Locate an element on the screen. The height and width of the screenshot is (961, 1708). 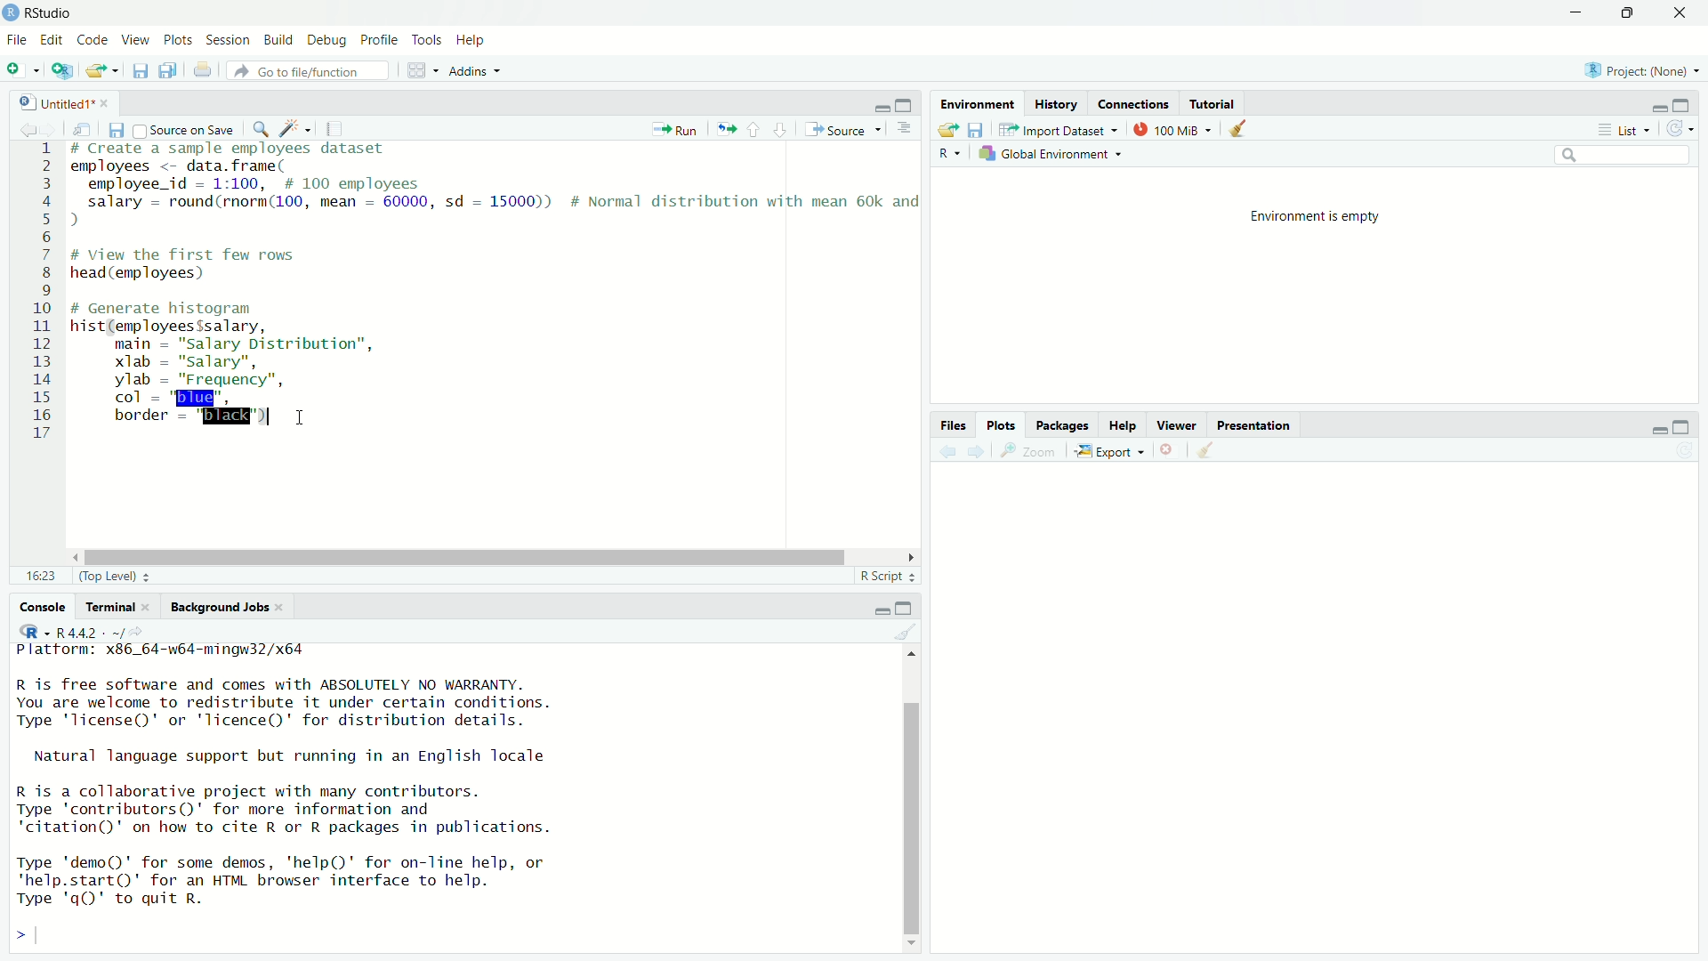
Plots is located at coordinates (1002, 424).